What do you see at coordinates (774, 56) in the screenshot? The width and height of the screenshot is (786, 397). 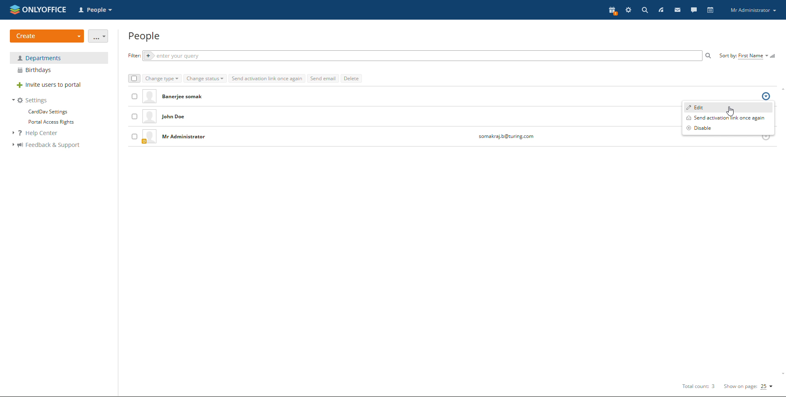 I see `sorting order` at bounding box center [774, 56].